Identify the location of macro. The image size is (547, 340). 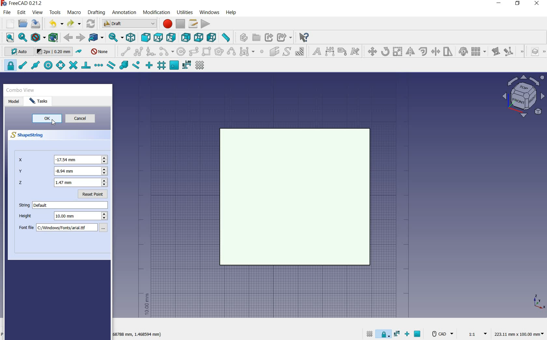
(75, 13).